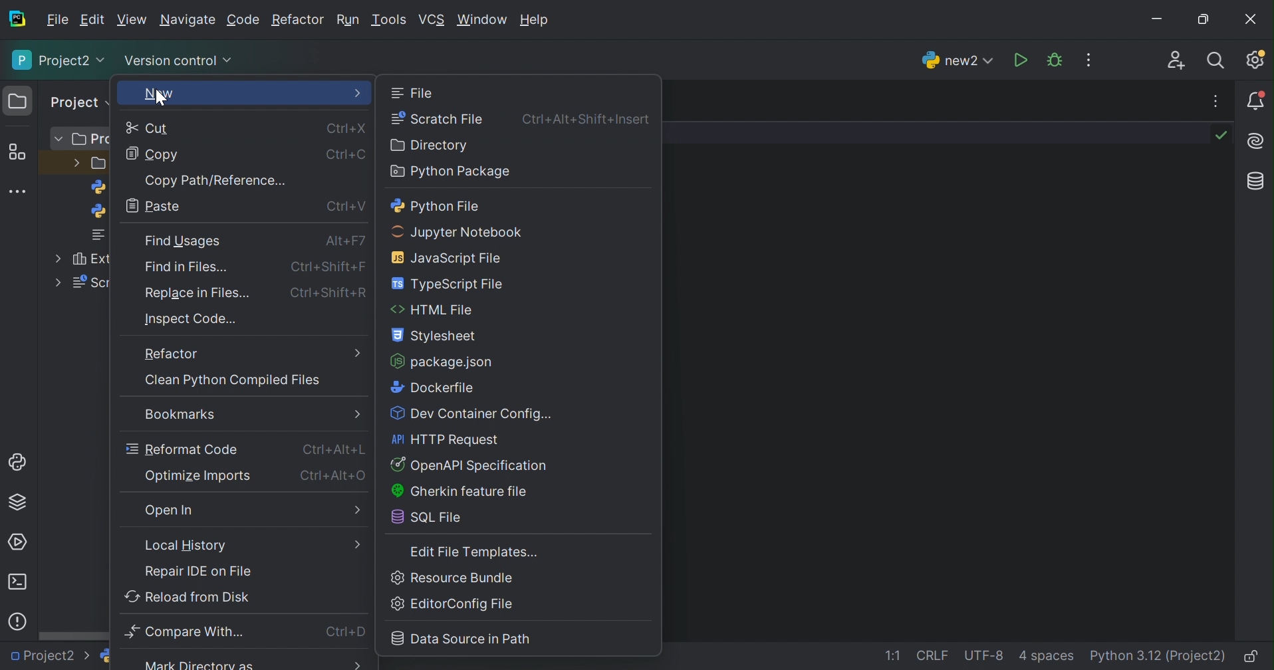  What do you see at coordinates (448, 284) in the screenshot?
I see `Typescript` at bounding box center [448, 284].